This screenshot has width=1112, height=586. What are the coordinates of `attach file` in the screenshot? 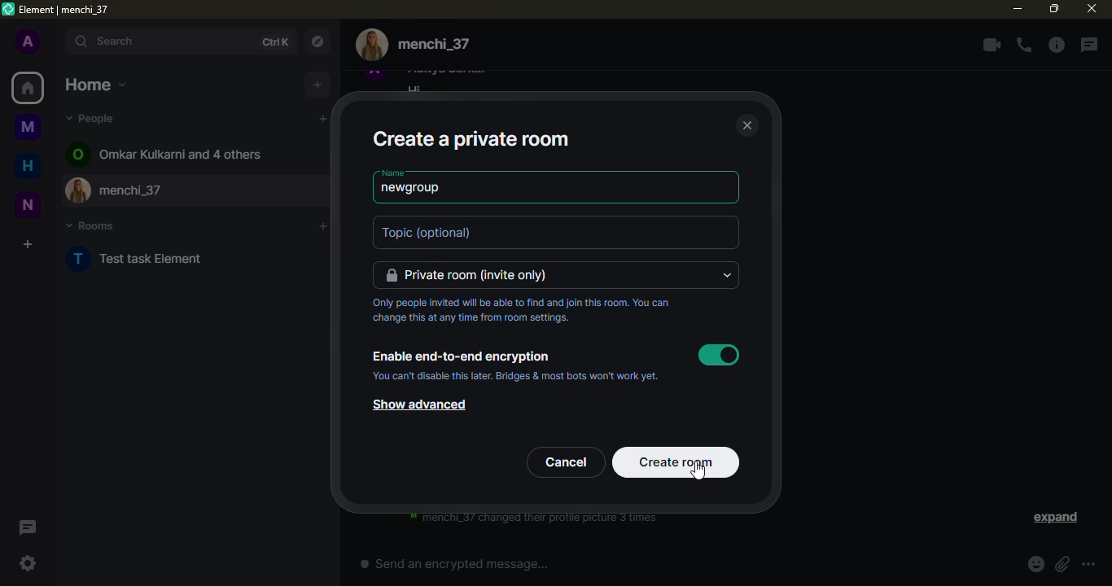 It's located at (1062, 564).